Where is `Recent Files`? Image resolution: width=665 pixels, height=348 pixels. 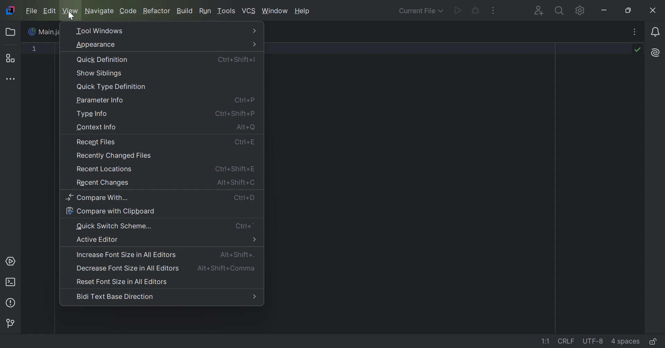
Recent Files is located at coordinates (96, 142).